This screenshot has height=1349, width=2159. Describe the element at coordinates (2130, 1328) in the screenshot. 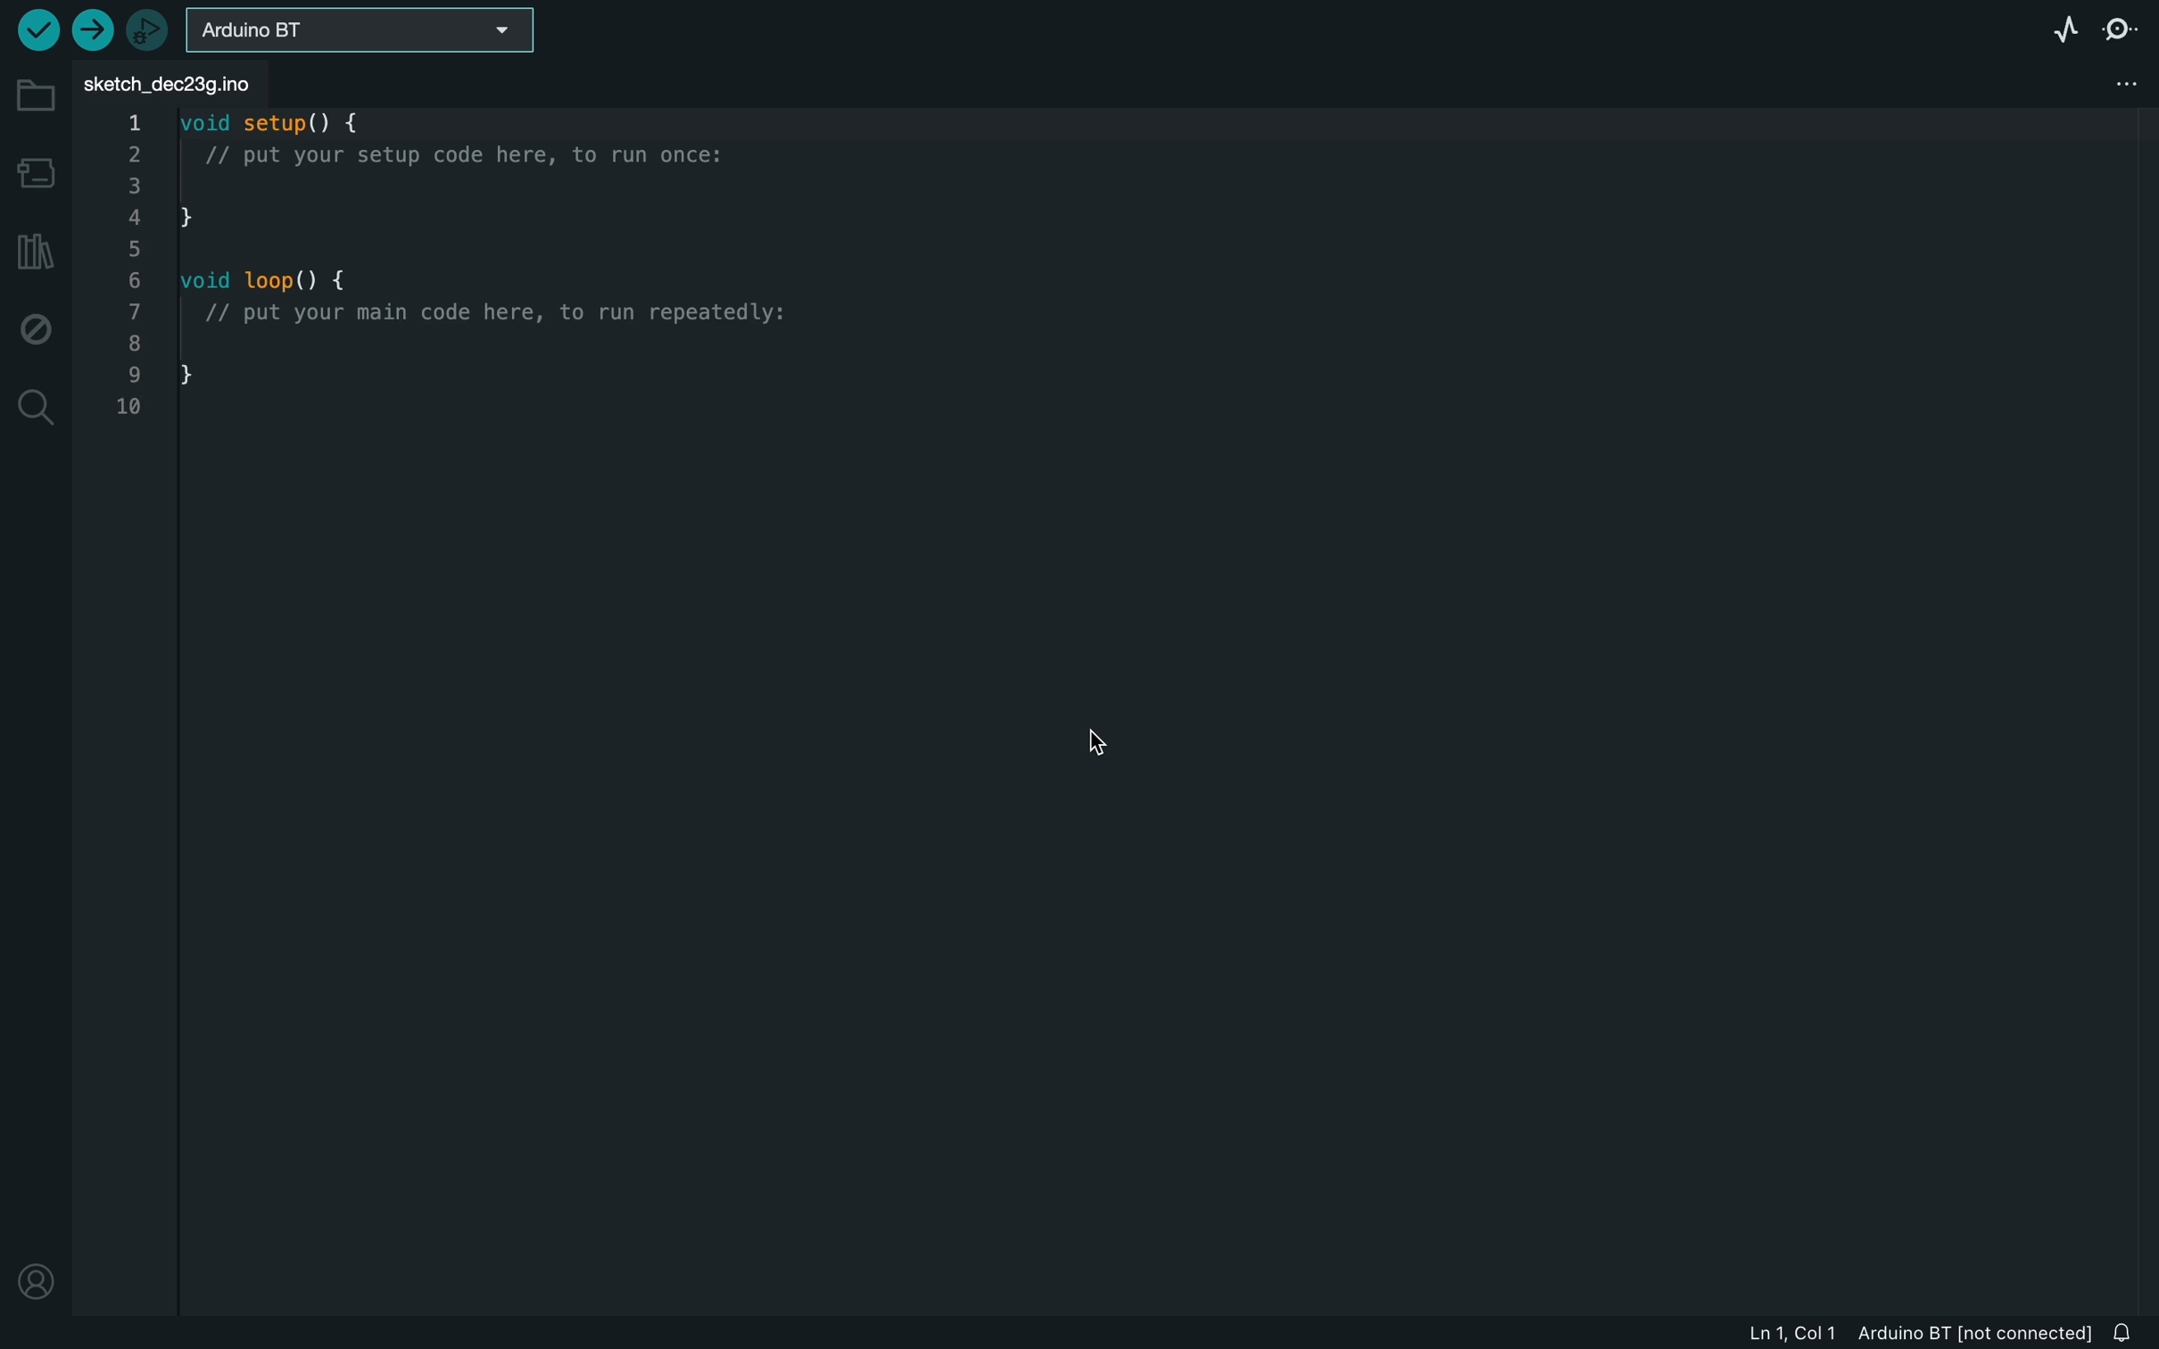

I see `notification` at that location.